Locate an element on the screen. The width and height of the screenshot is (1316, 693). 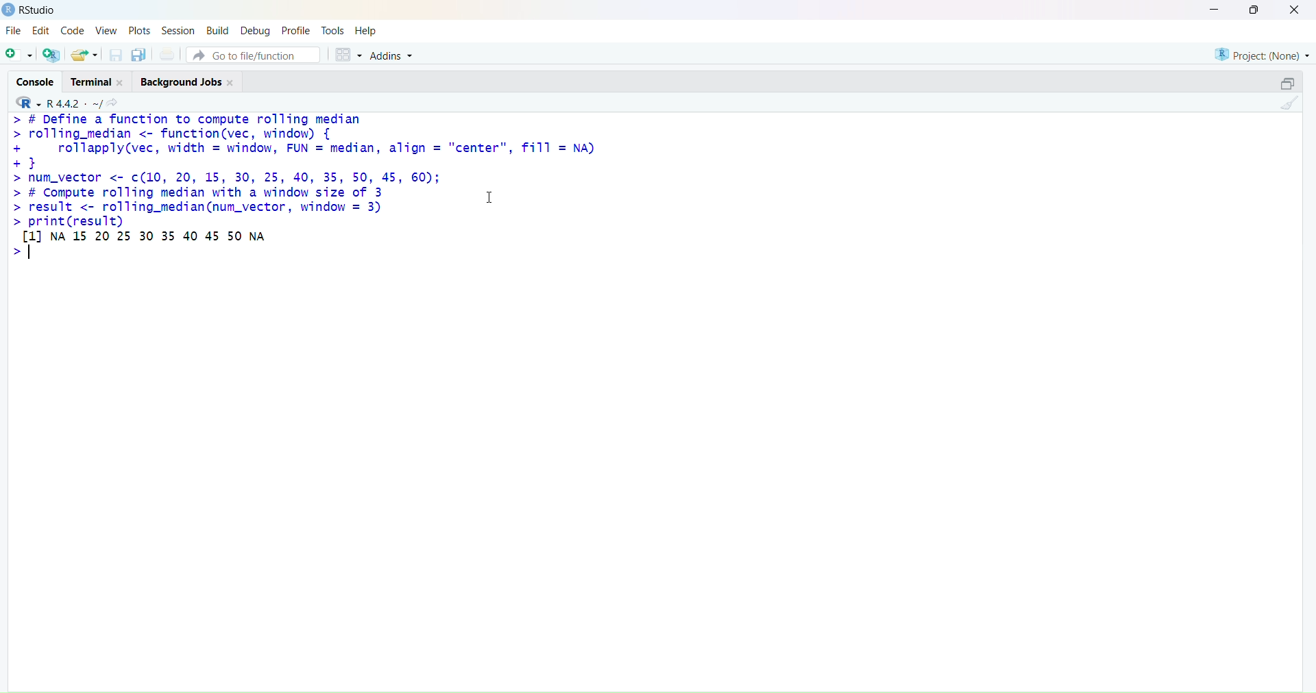
console is located at coordinates (36, 82).